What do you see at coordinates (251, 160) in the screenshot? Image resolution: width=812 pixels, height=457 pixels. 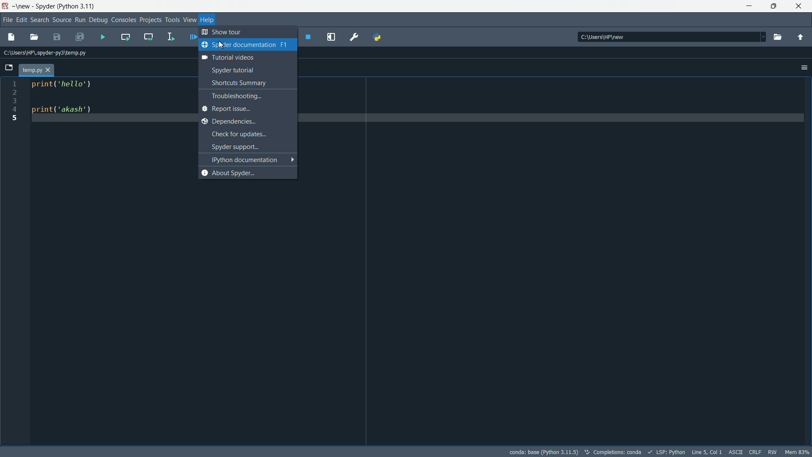 I see `ipython documentation` at bounding box center [251, 160].